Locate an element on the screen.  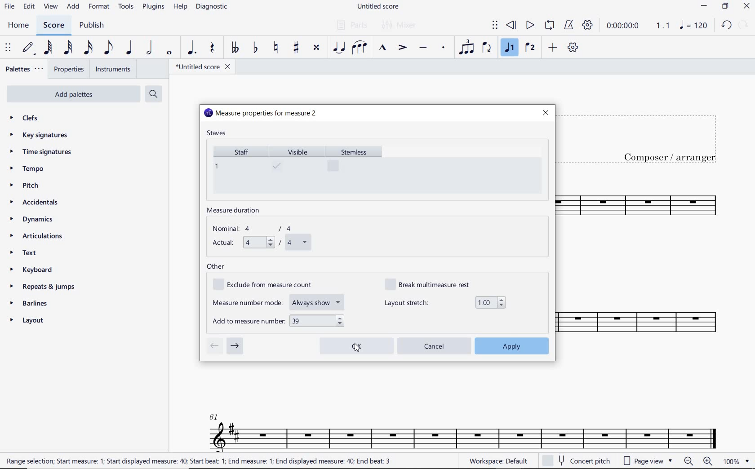
CLEFS is located at coordinates (30, 119).